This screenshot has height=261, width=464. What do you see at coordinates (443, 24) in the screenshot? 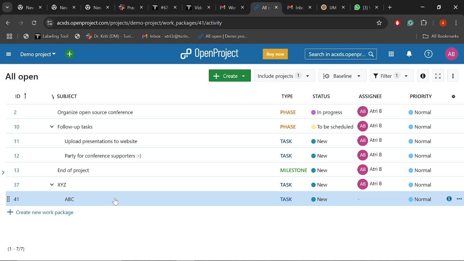
I see `Profile` at bounding box center [443, 24].